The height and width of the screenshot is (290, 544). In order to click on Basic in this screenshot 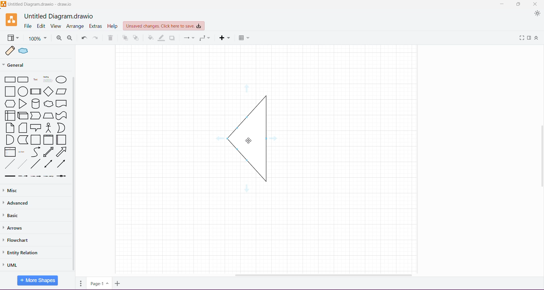, I will do `click(11, 216)`.